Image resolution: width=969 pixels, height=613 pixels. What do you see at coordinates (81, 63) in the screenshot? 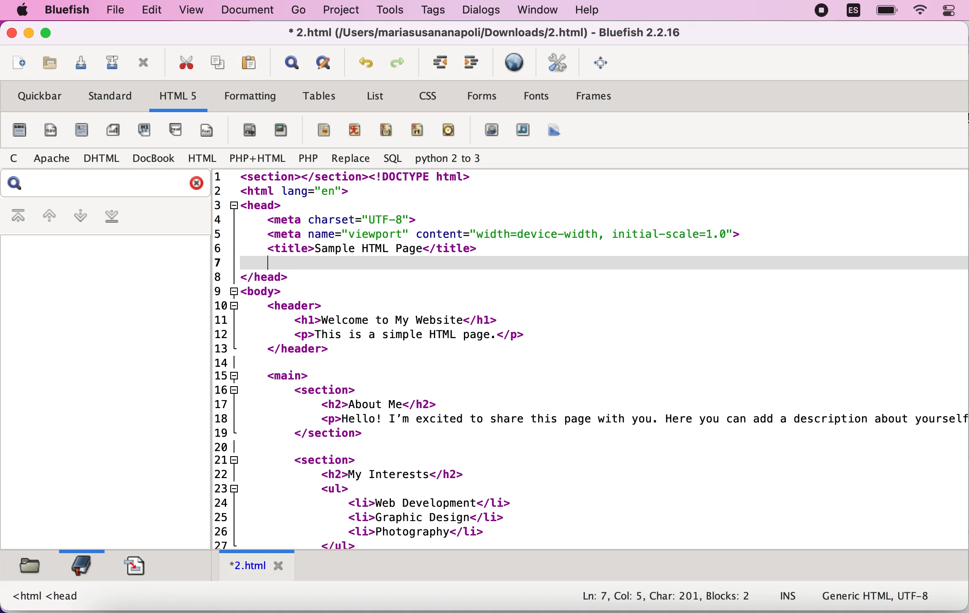
I see `save` at bounding box center [81, 63].